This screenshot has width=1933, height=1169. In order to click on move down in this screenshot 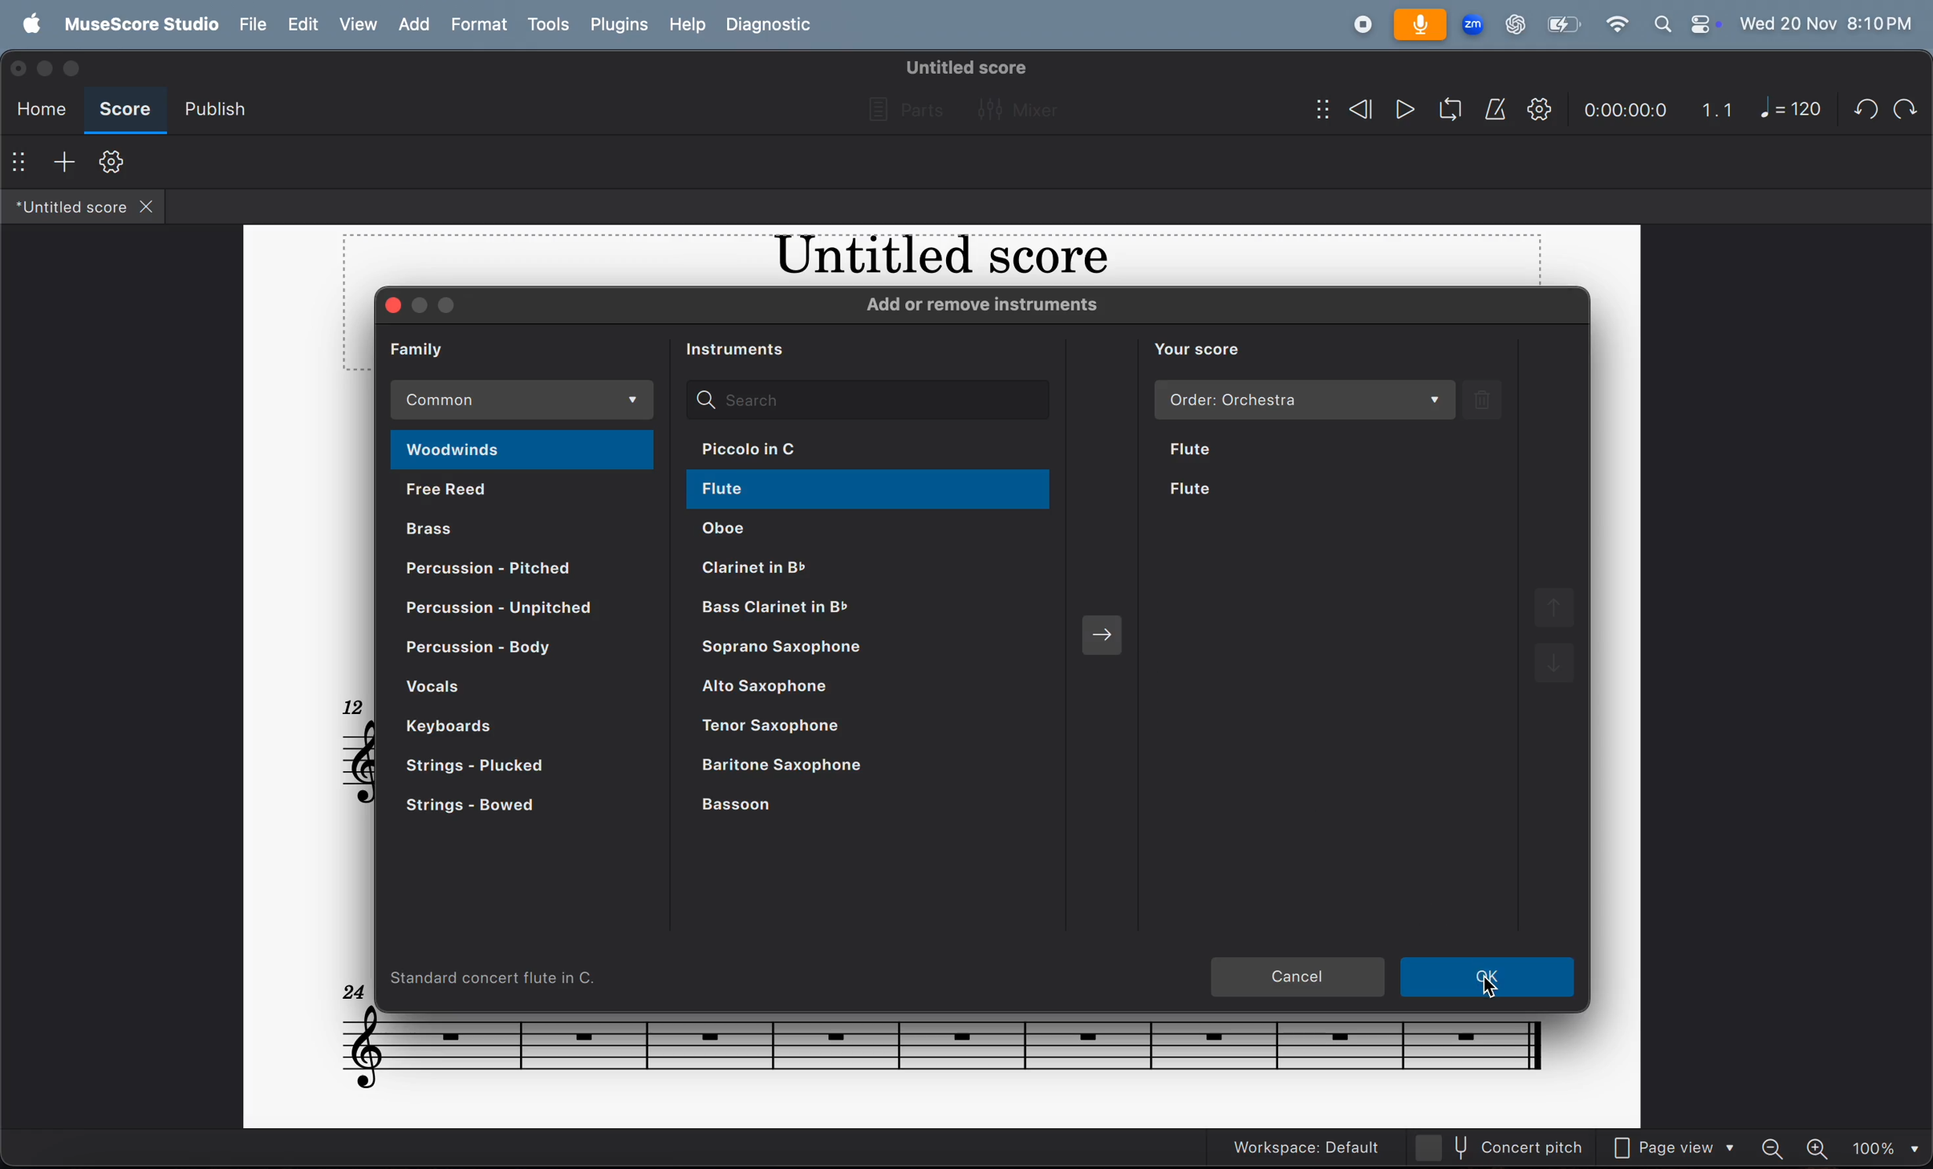, I will do `click(1556, 670)`.